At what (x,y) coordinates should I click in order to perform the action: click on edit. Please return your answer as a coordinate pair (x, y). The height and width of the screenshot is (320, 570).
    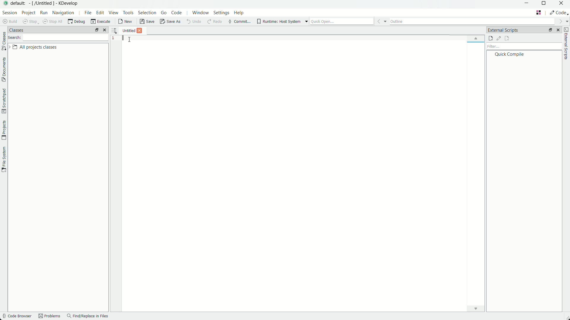
    Looking at the image, I should click on (99, 12).